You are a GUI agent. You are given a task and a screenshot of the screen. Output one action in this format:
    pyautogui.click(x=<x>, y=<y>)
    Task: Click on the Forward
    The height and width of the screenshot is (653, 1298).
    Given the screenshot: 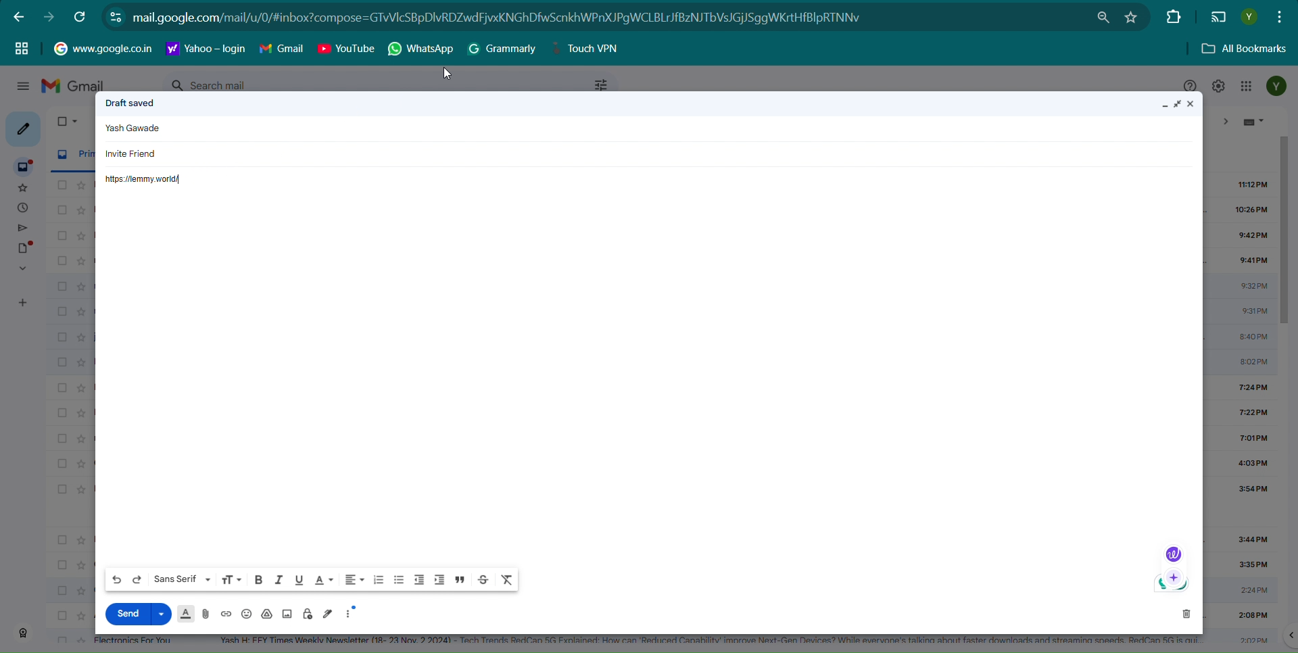 What is the action you would take?
    pyautogui.click(x=49, y=17)
    